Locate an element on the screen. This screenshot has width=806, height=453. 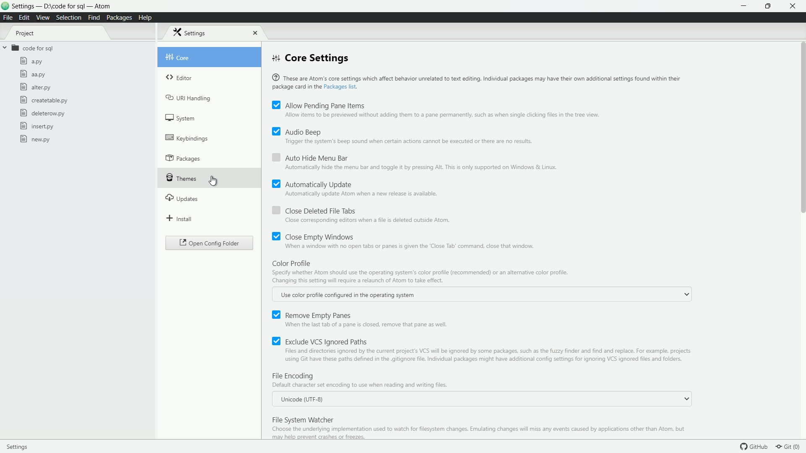
uri handling is located at coordinates (189, 97).